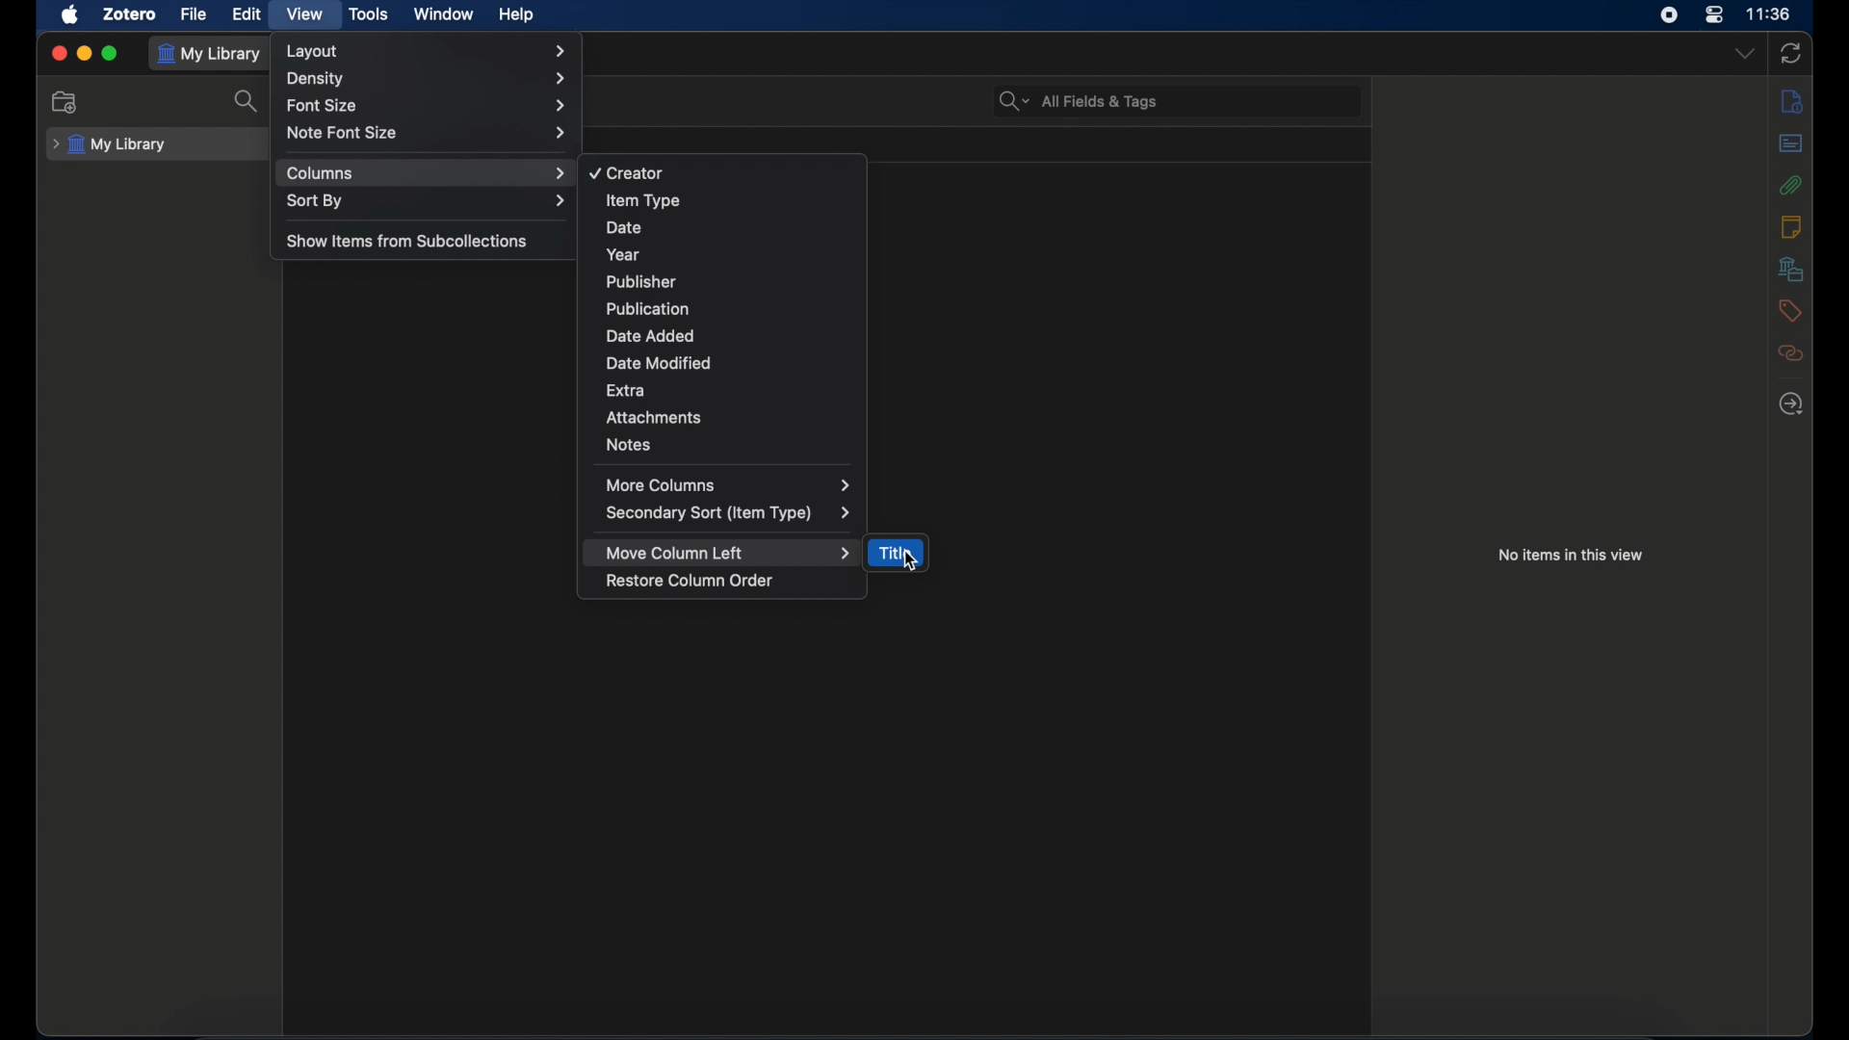  What do you see at coordinates (661, 363) in the screenshot?
I see `date modified` at bounding box center [661, 363].